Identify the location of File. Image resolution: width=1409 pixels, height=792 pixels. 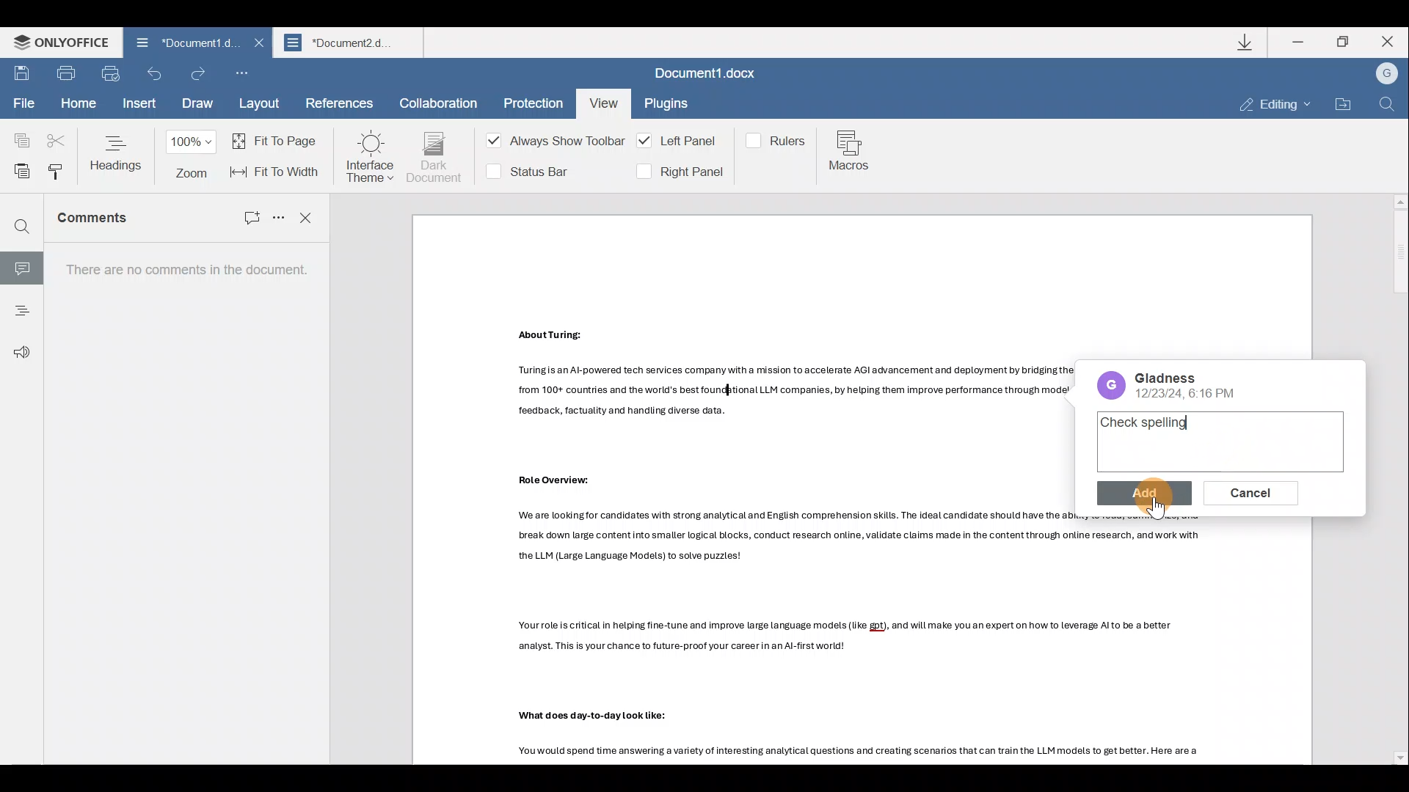
(23, 105).